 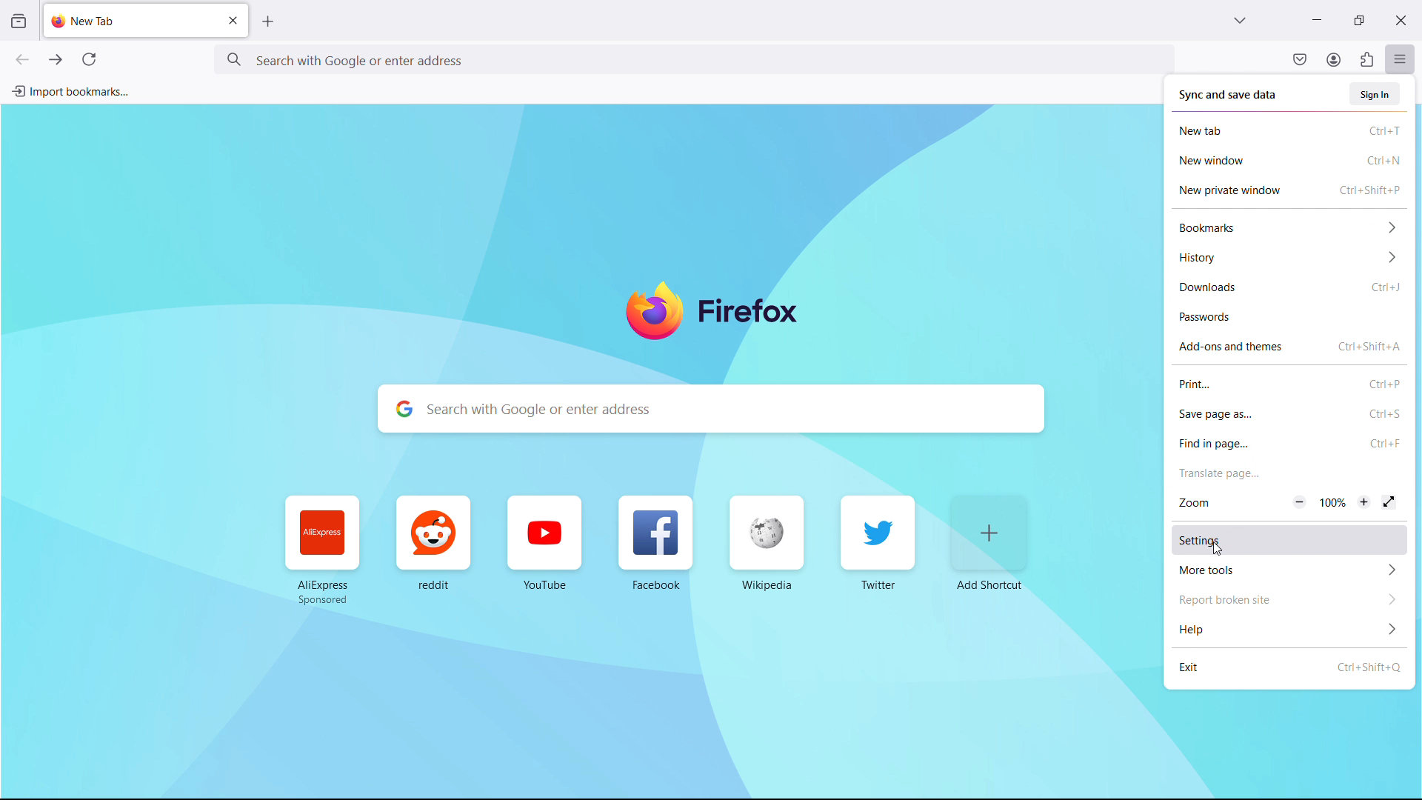 What do you see at coordinates (1289, 161) in the screenshot?
I see `new window` at bounding box center [1289, 161].